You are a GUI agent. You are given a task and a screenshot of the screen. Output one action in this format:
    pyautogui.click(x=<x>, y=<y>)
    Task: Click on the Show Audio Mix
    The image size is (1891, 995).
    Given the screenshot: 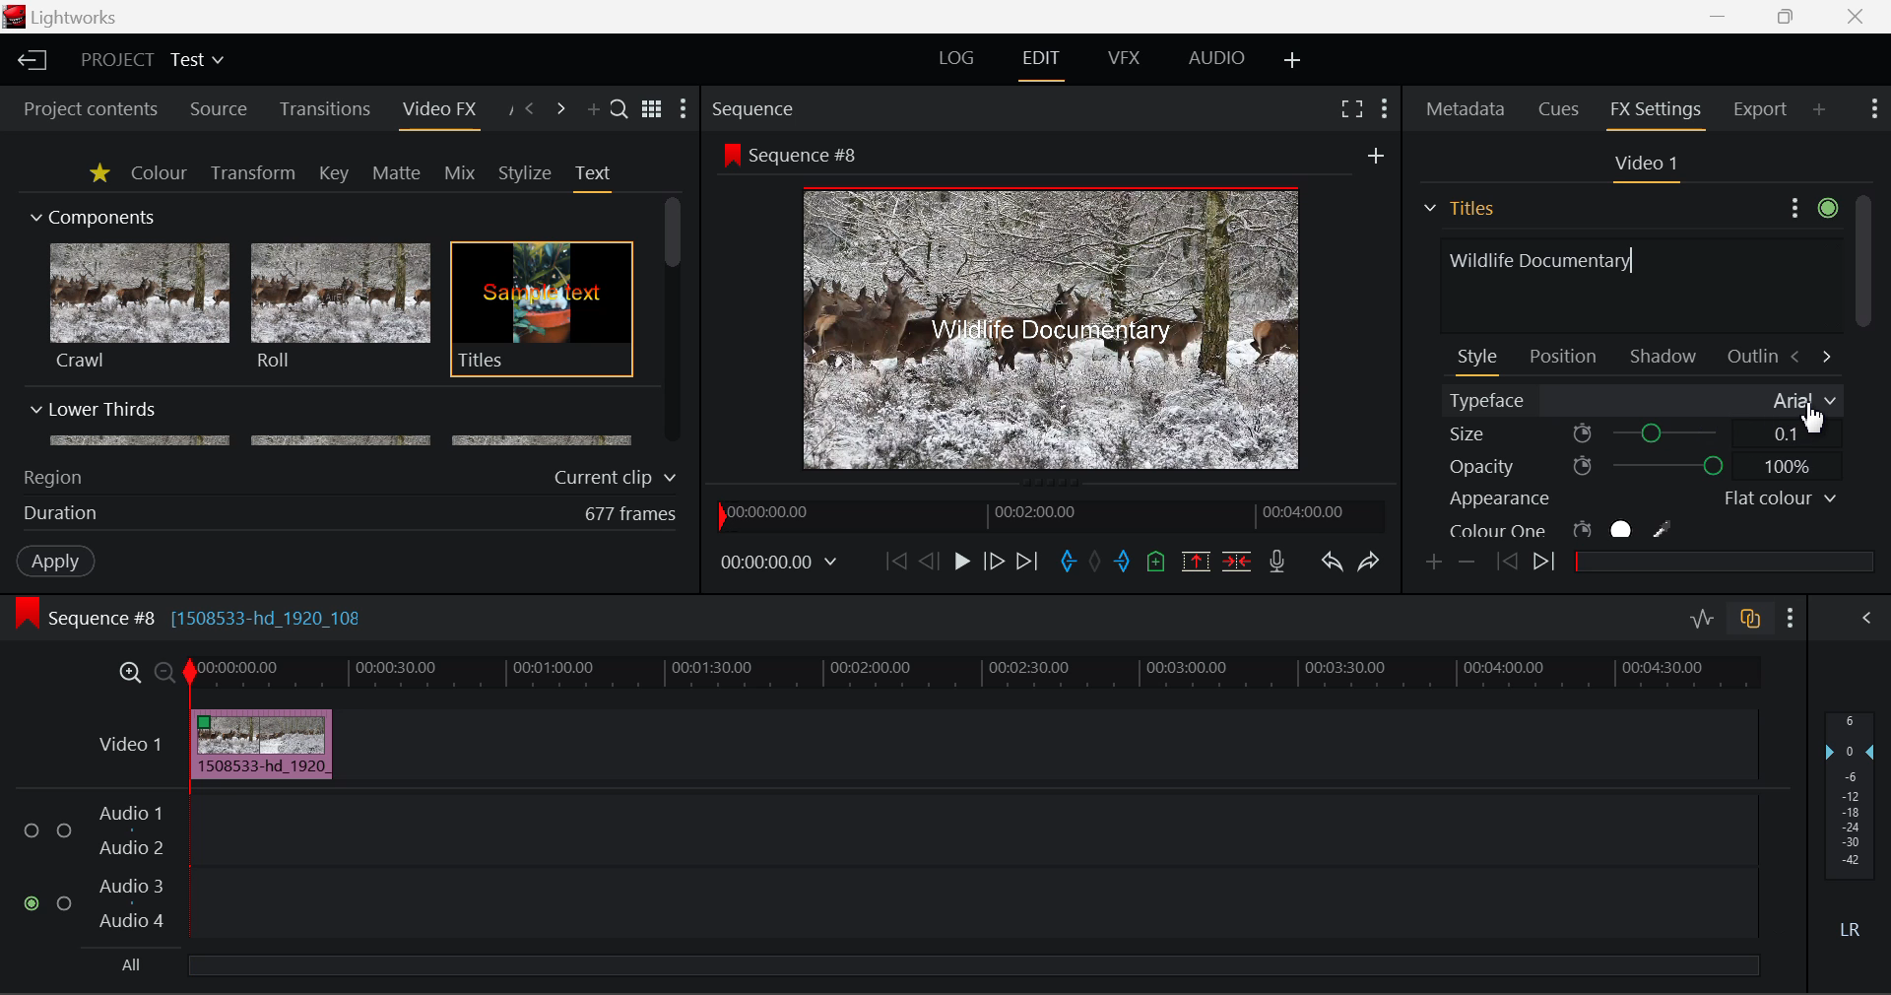 What is the action you would take?
    pyautogui.click(x=1863, y=619)
    